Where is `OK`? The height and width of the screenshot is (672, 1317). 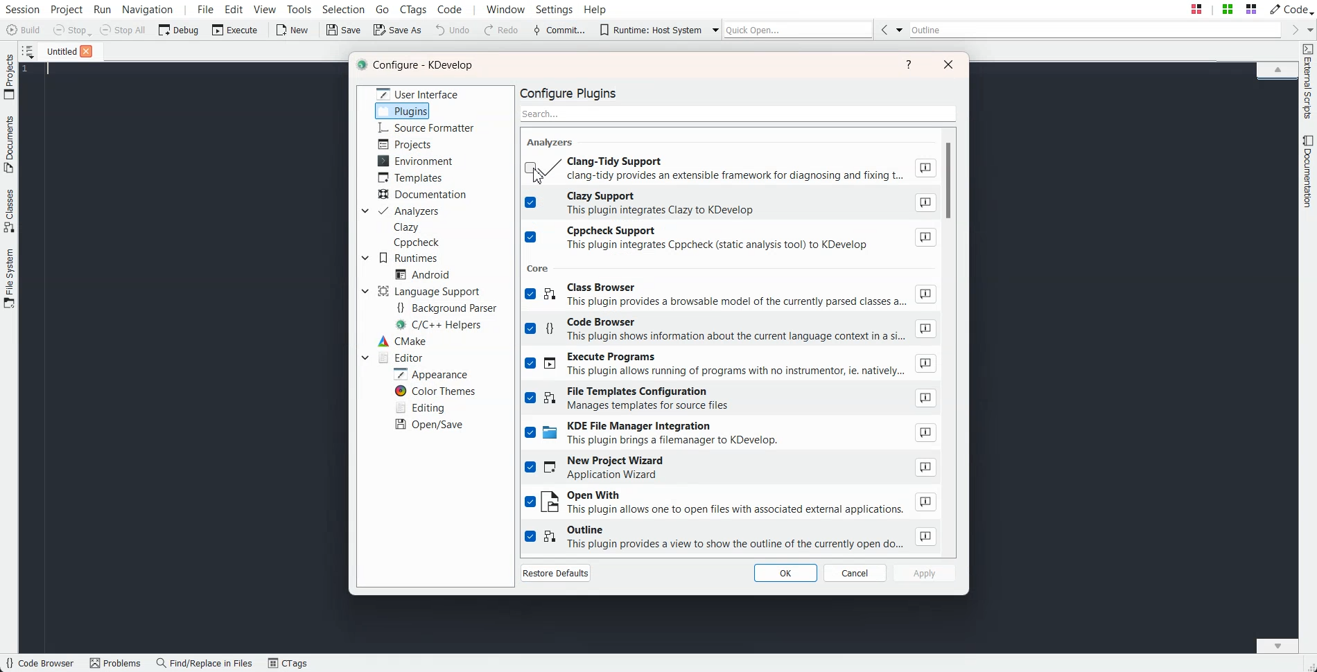
OK is located at coordinates (785, 572).